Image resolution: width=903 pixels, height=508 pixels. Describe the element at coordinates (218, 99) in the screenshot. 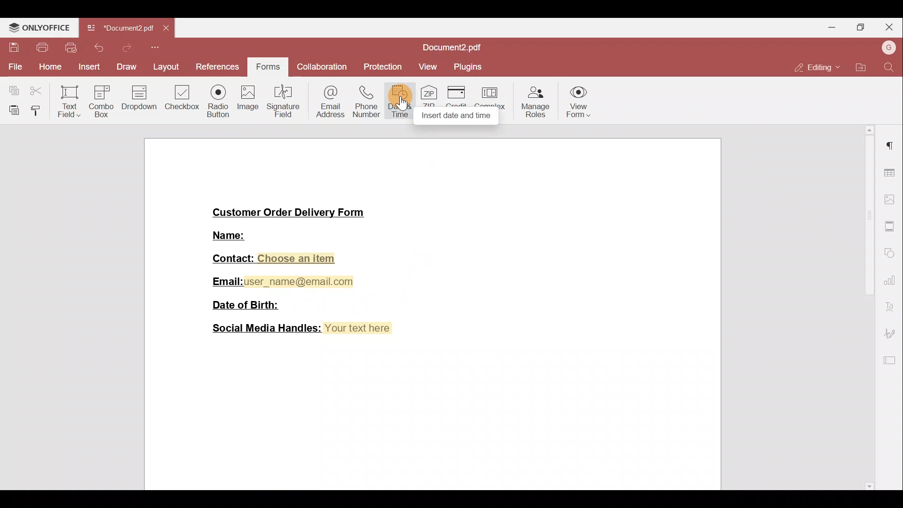

I see `Radio button` at that location.